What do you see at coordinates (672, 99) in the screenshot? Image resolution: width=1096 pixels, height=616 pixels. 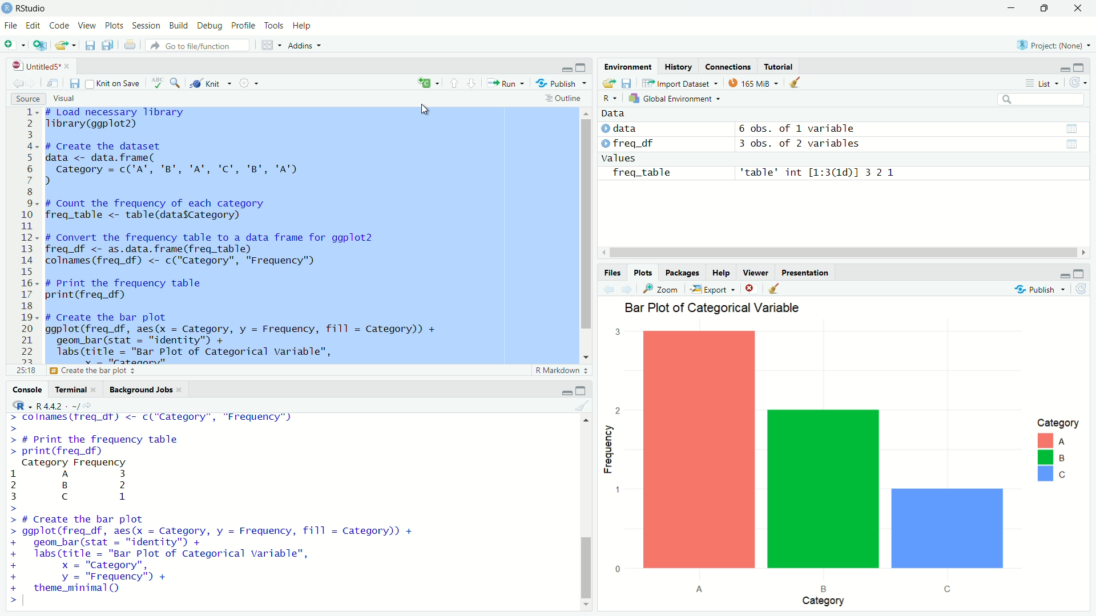 I see `Global Environment` at bounding box center [672, 99].